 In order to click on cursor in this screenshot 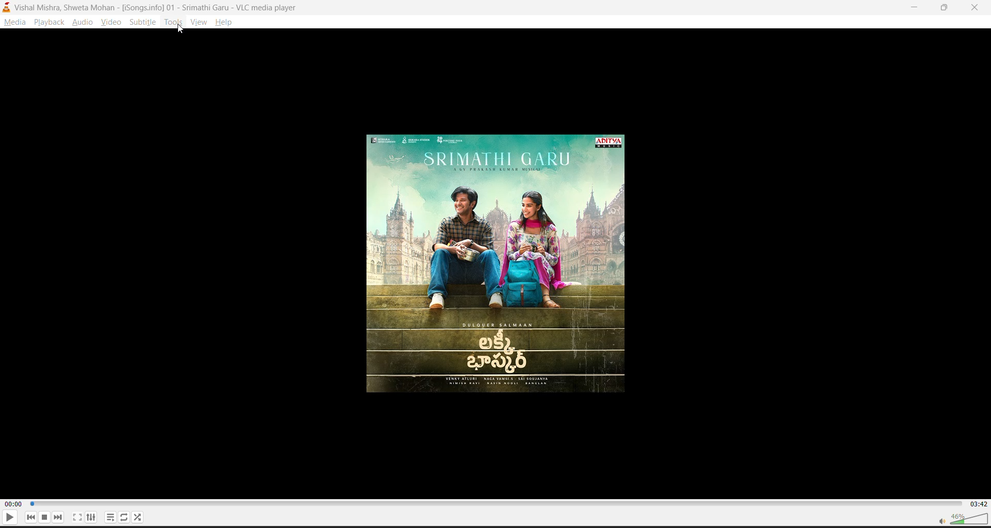, I will do `click(180, 30)`.